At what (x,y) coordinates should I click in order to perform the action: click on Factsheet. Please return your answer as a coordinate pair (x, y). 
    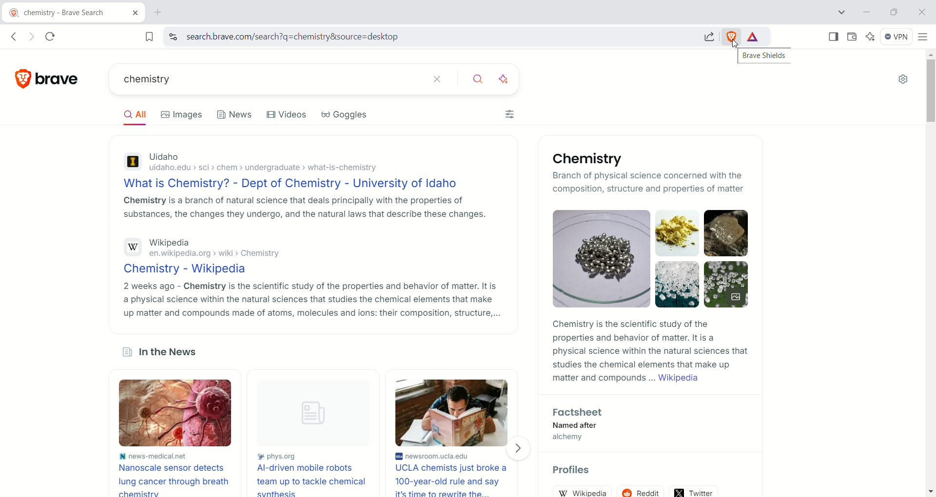
    Looking at the image, I should click on (581, 412).